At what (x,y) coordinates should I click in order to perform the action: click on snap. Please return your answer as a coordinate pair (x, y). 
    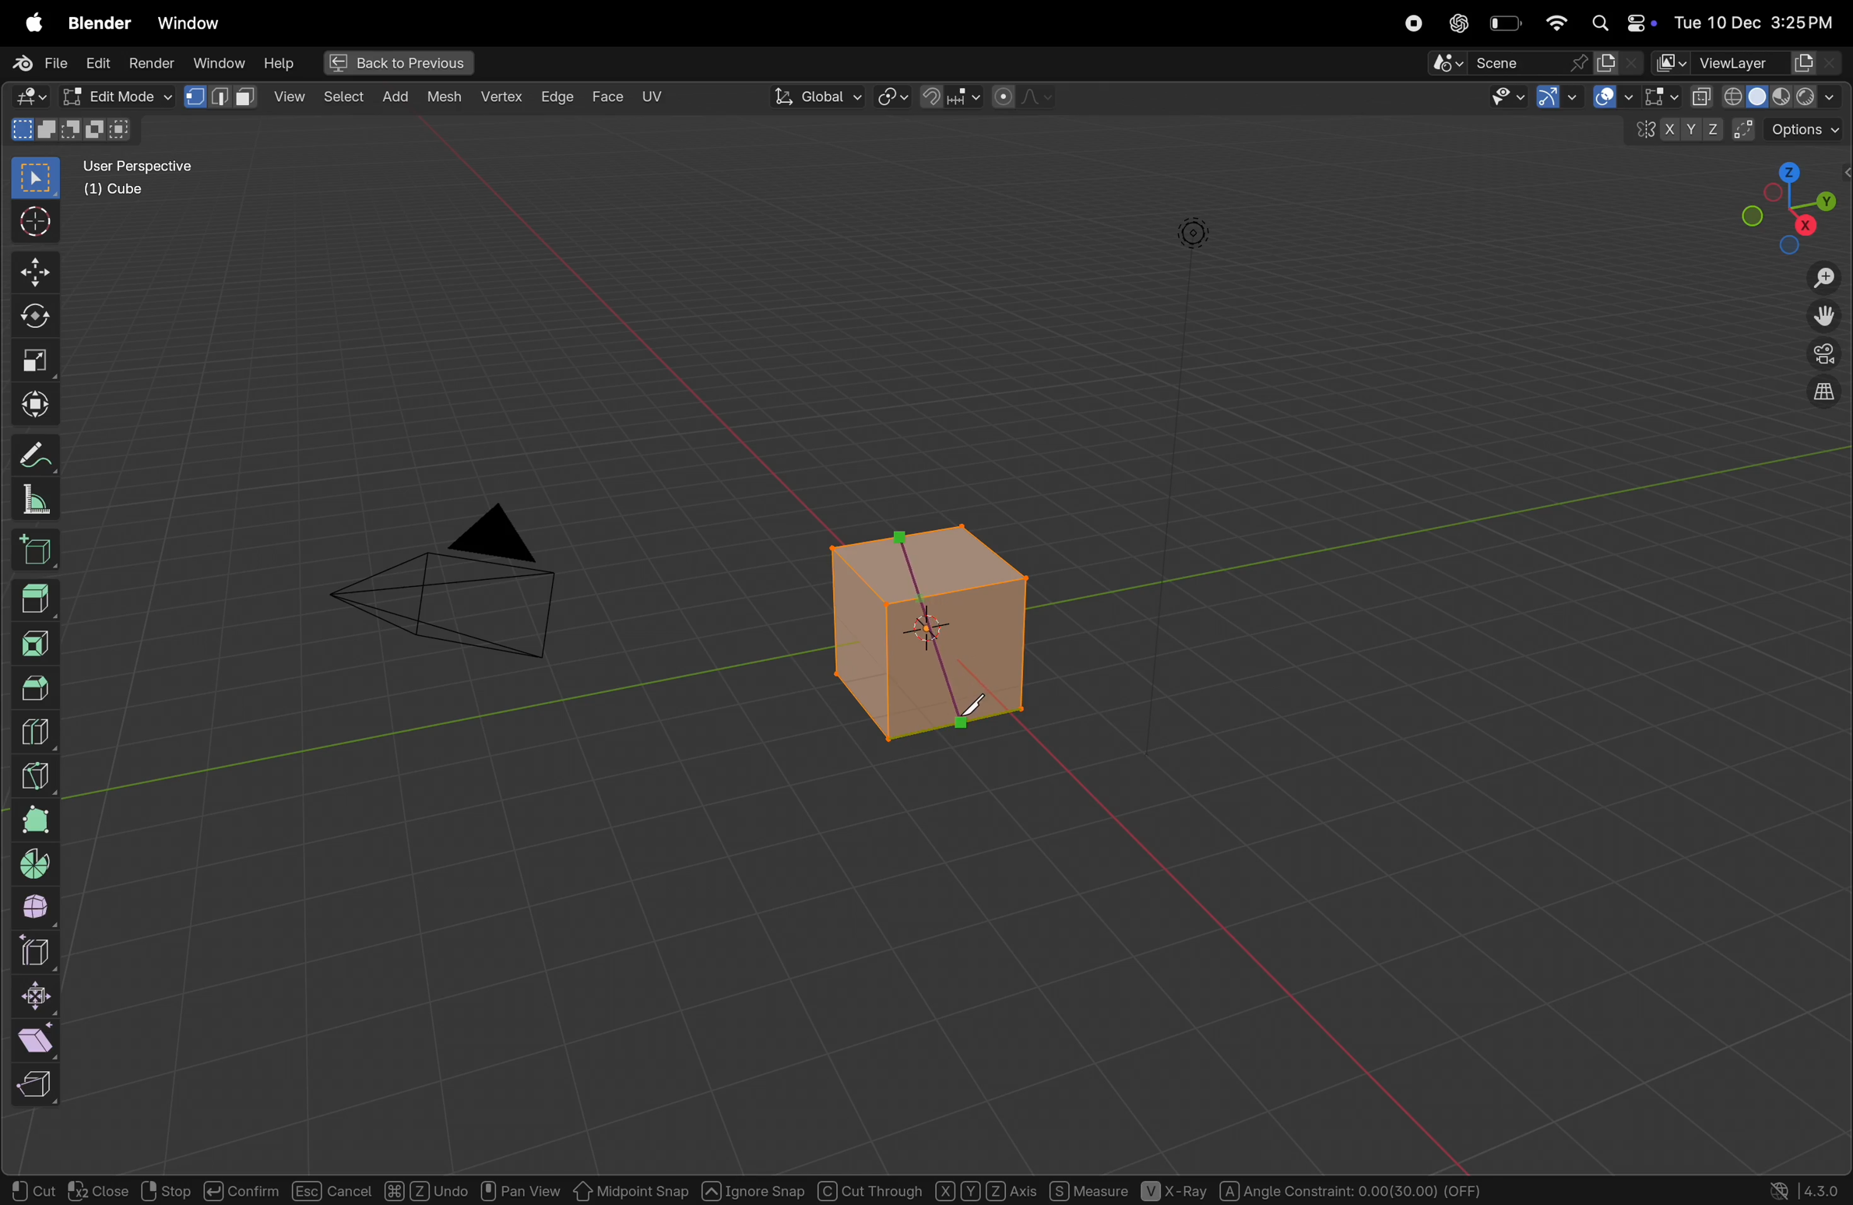
    Looking at the image, I should click on (950, 99).